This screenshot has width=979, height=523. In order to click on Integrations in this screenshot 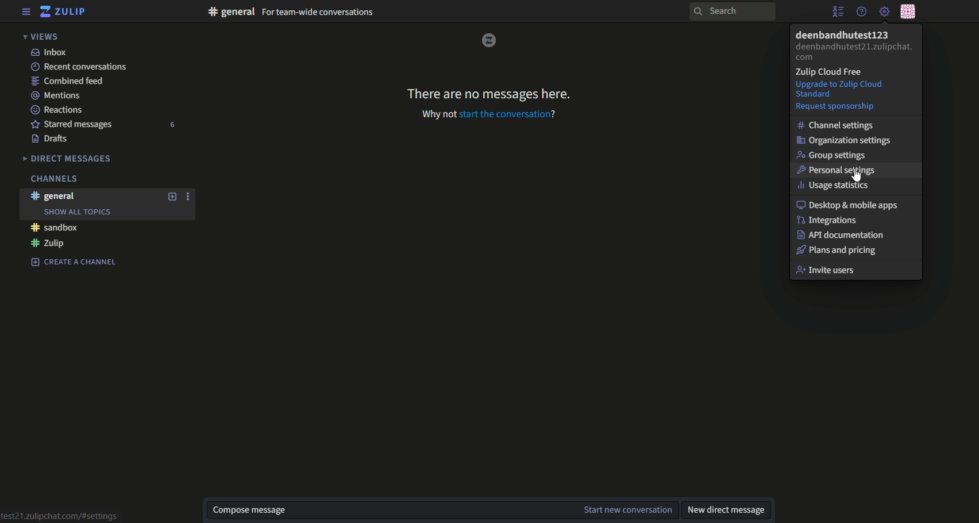, I will do `click(832, 221)`.